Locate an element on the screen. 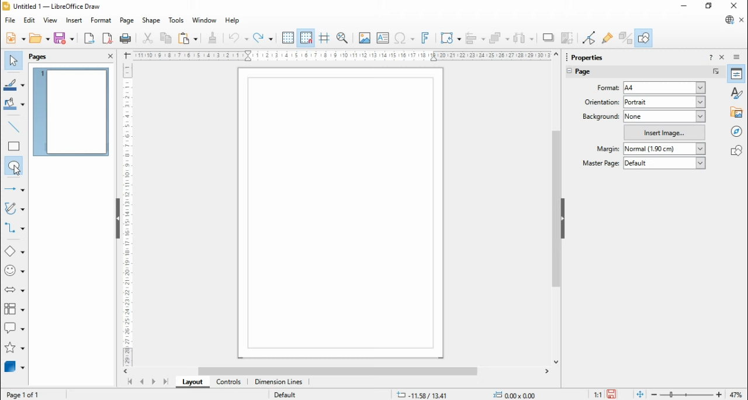 This screenshot has height=400, width=748. export directly as PDF is located at coordinates (107, 38).